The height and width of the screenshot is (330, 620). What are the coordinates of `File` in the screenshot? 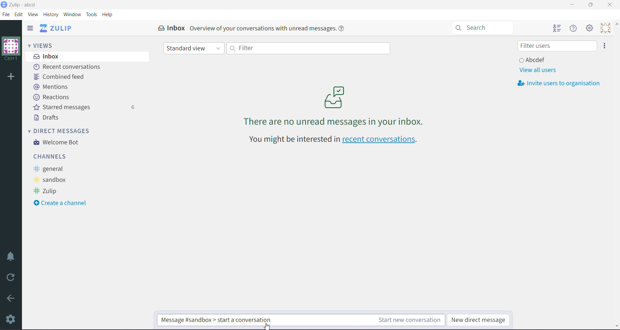 It's located at (6, 15).